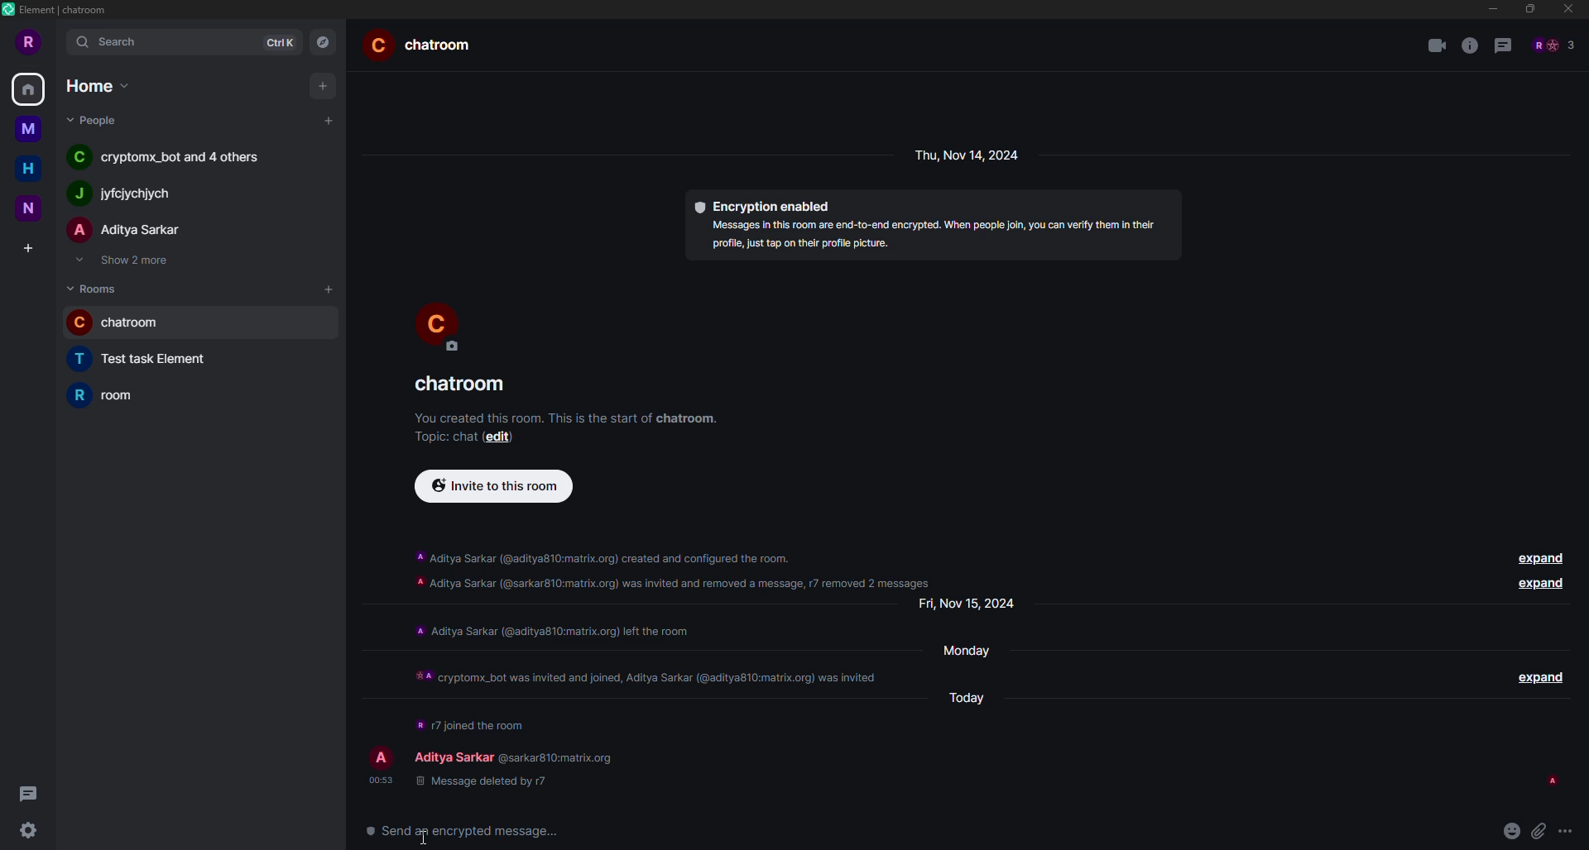 This screenshot has height=850, width=1589. What do you see at coordinates (1436, 45) in the screenshot?
I see `video call` at bounding box center [1436, 45].